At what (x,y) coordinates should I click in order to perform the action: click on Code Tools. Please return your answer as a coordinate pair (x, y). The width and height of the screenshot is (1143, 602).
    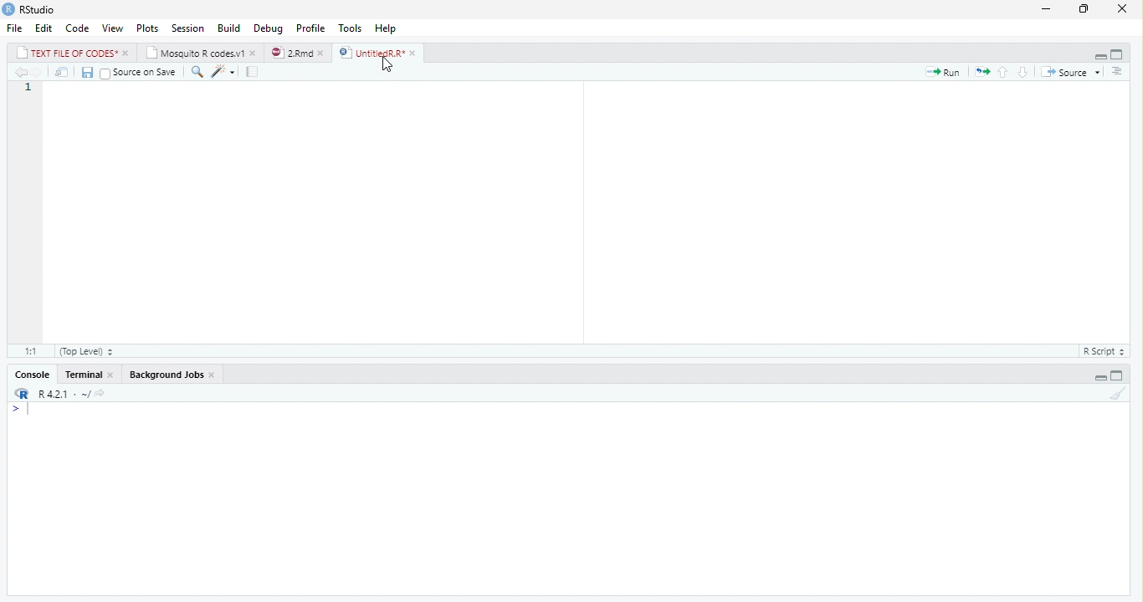
    Looking at the image, I should click on (224, 73).